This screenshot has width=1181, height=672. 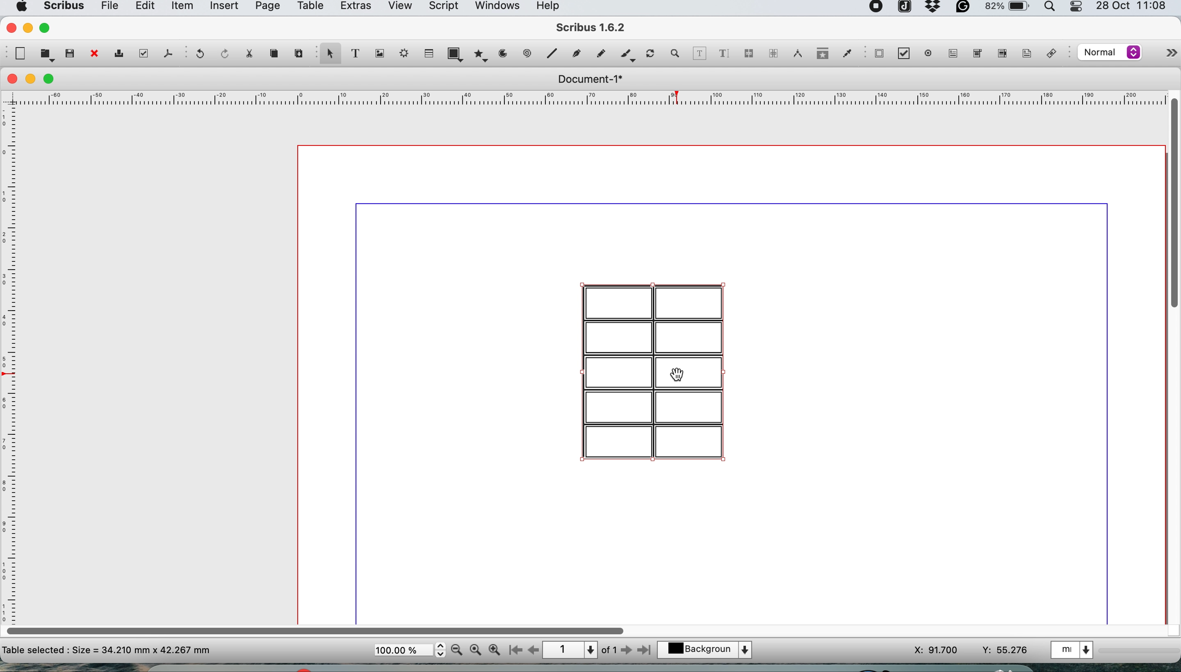 I want to click on cut, so click(x=248, y=53).